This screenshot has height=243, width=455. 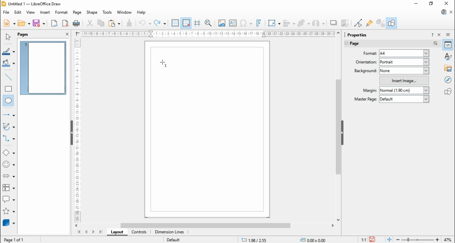 I want to click on insert text box, so click(x=232, y=23).